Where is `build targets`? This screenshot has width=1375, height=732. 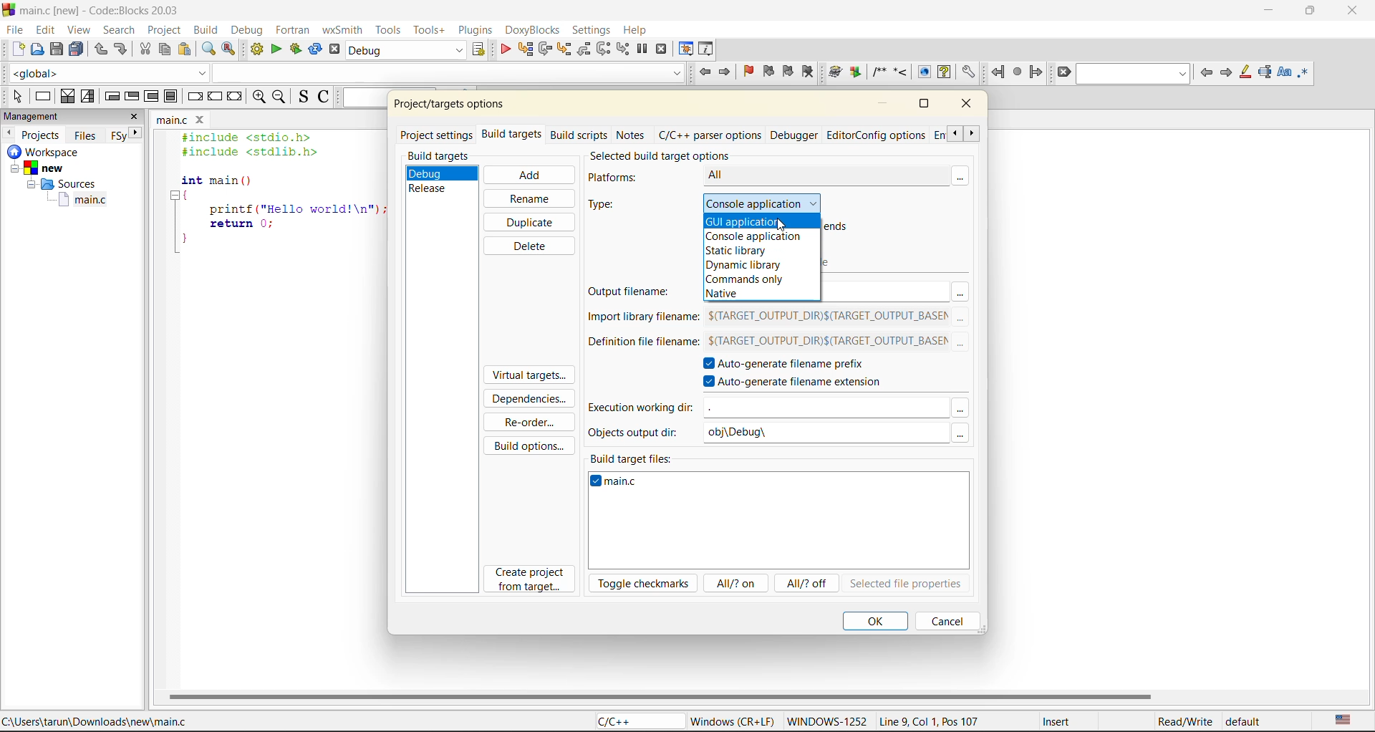 build targets is located at coordinates (438, 155).